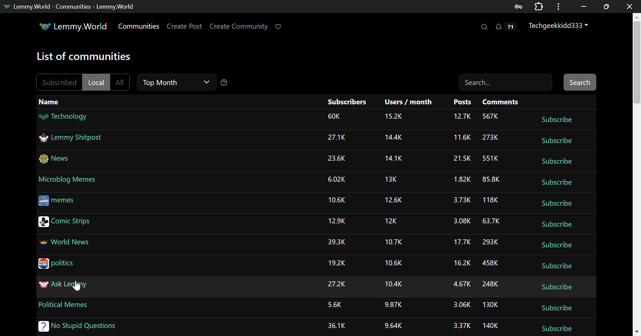 Image resolution: width=641 pixels, height=336 pixels. What do you see at coordinates (336, 138) in the screenshot?
I see `Amount` at bounding box center [336, 138].